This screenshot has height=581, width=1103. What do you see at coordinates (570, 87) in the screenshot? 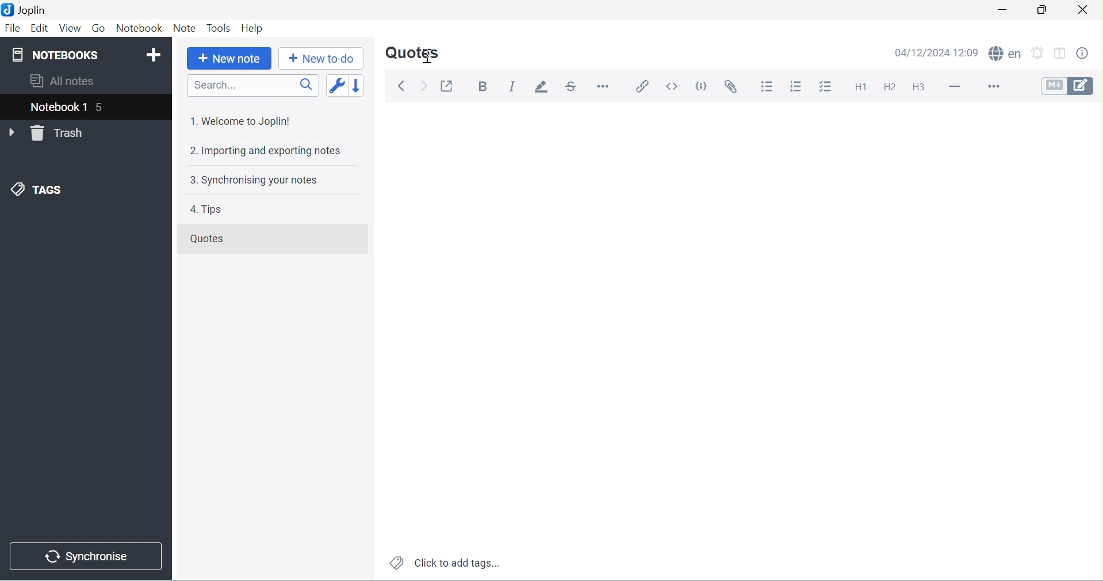
I see `Strikethrough` at bounding box center [570, 87].